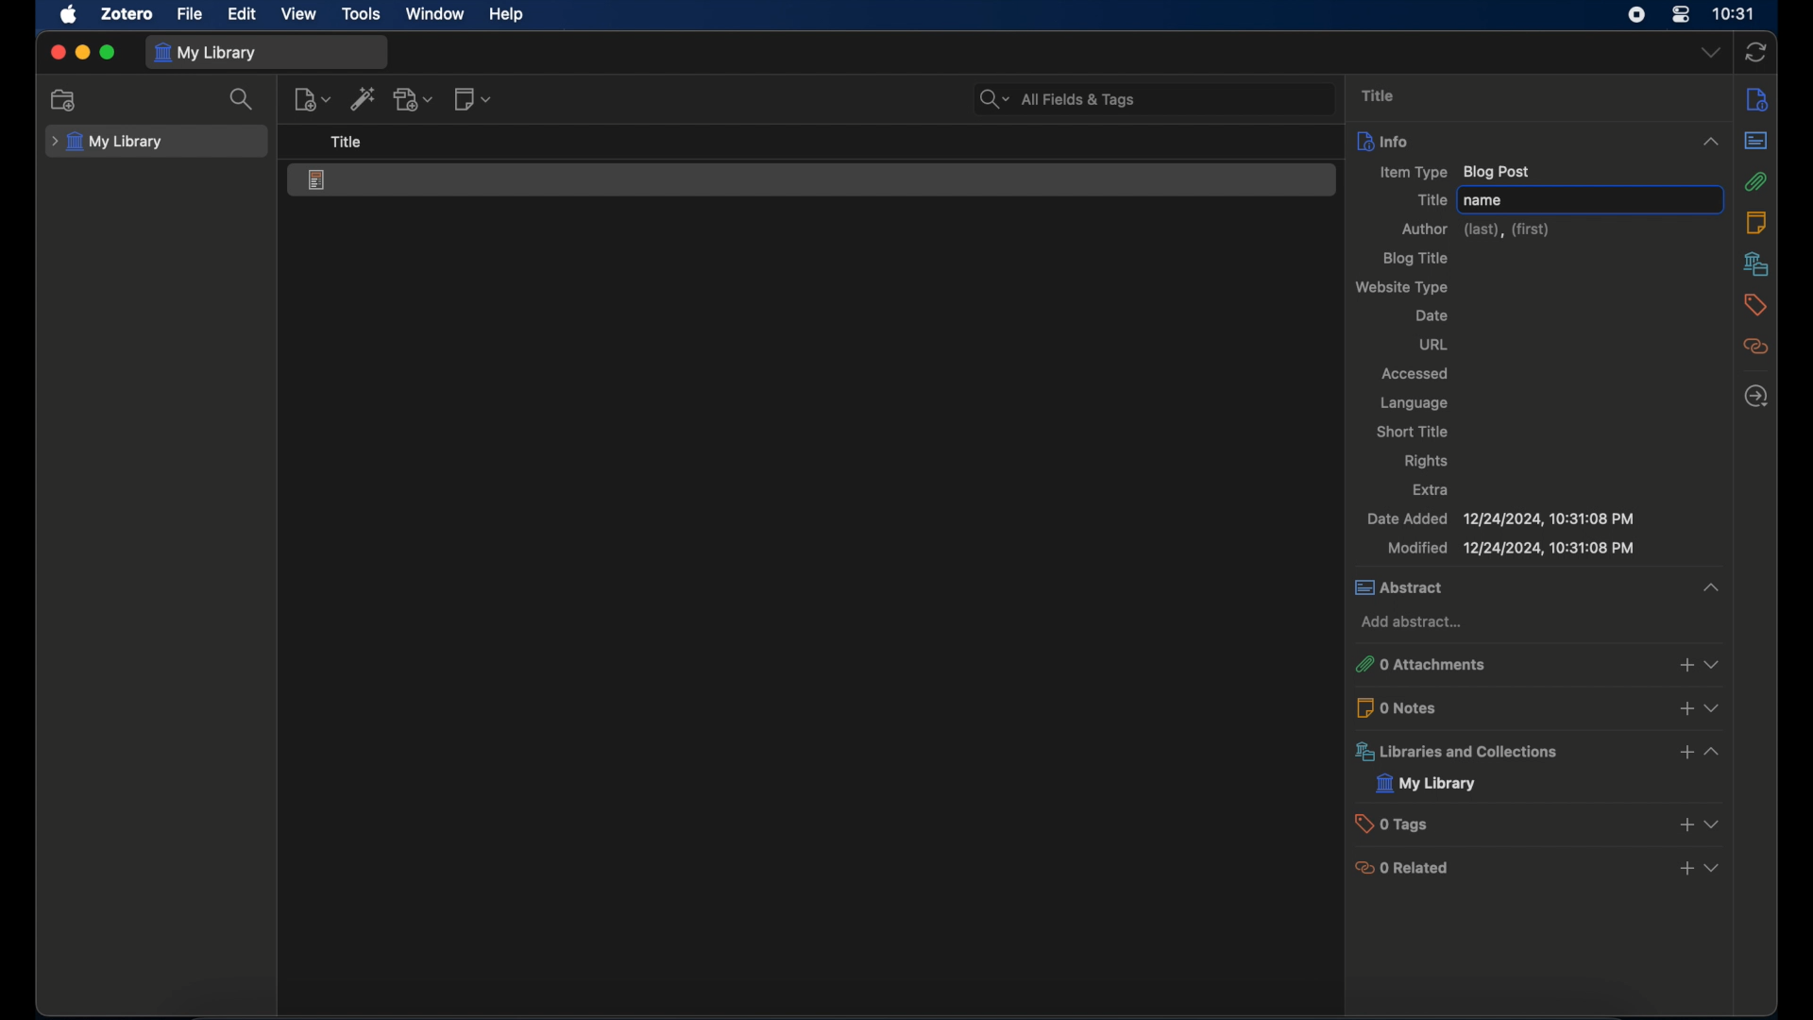 This screenshot has height=1020, width=1813. Describe the element at coordinates (313, 99) in the screenshot. I see `new item` at that location.